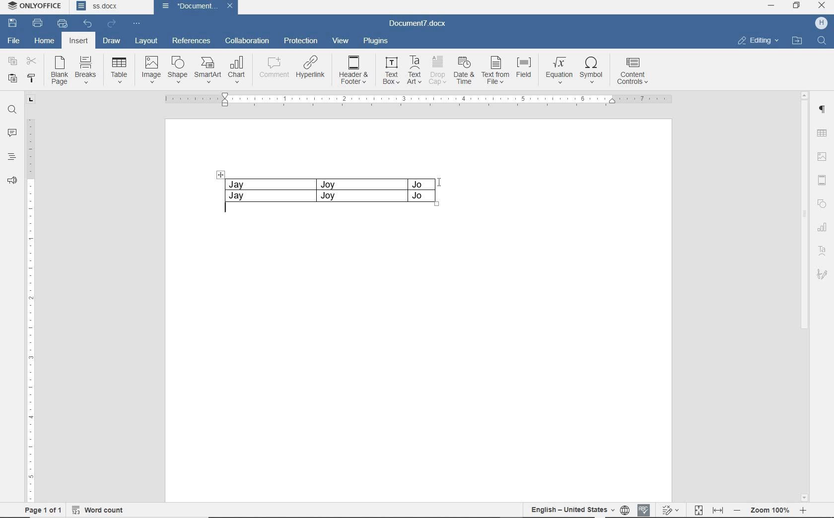  Describe the element at coordinates (300, 41) in the screenshot. I see `PROTECTION` at that location.